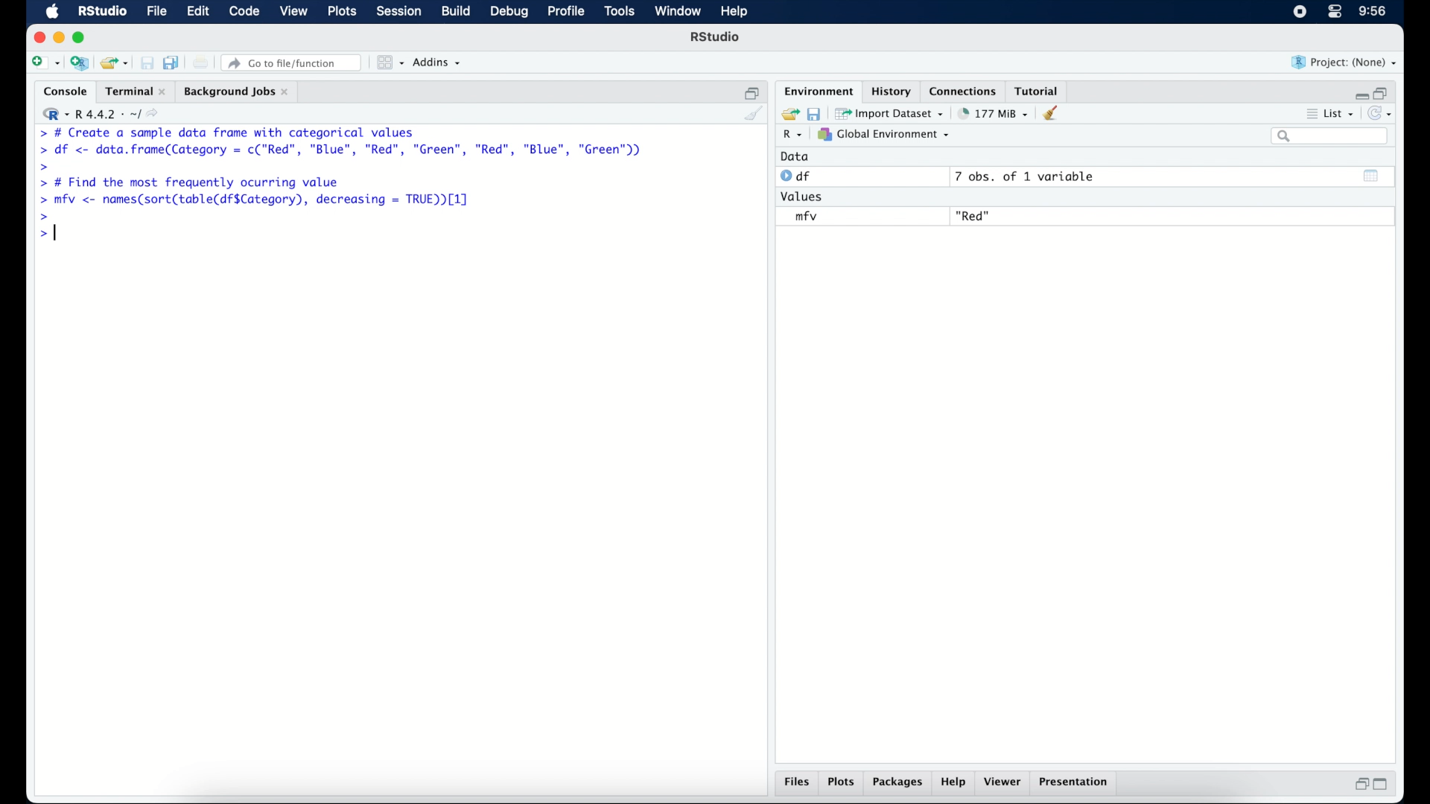  I want to click on print, so click(201, 63).